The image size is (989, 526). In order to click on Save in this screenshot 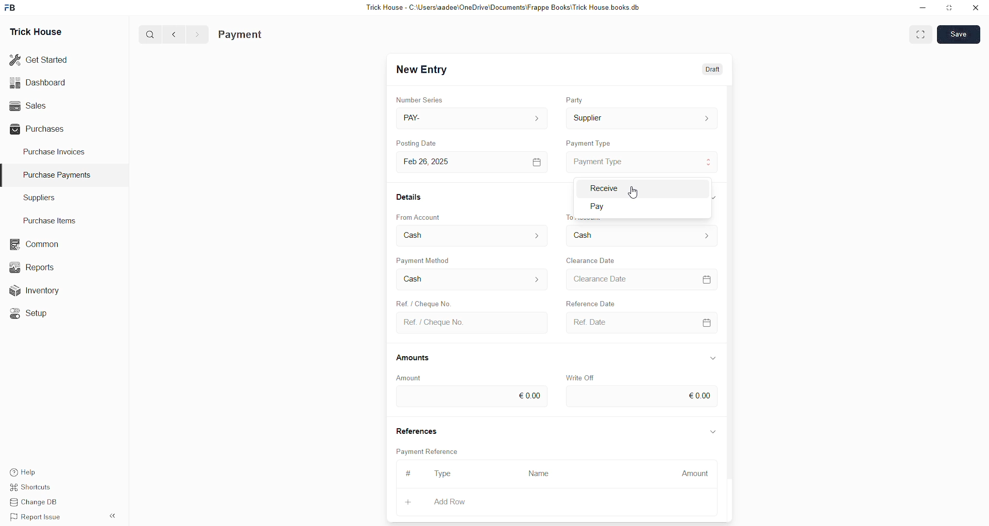, I will do `click(958, 35)`.